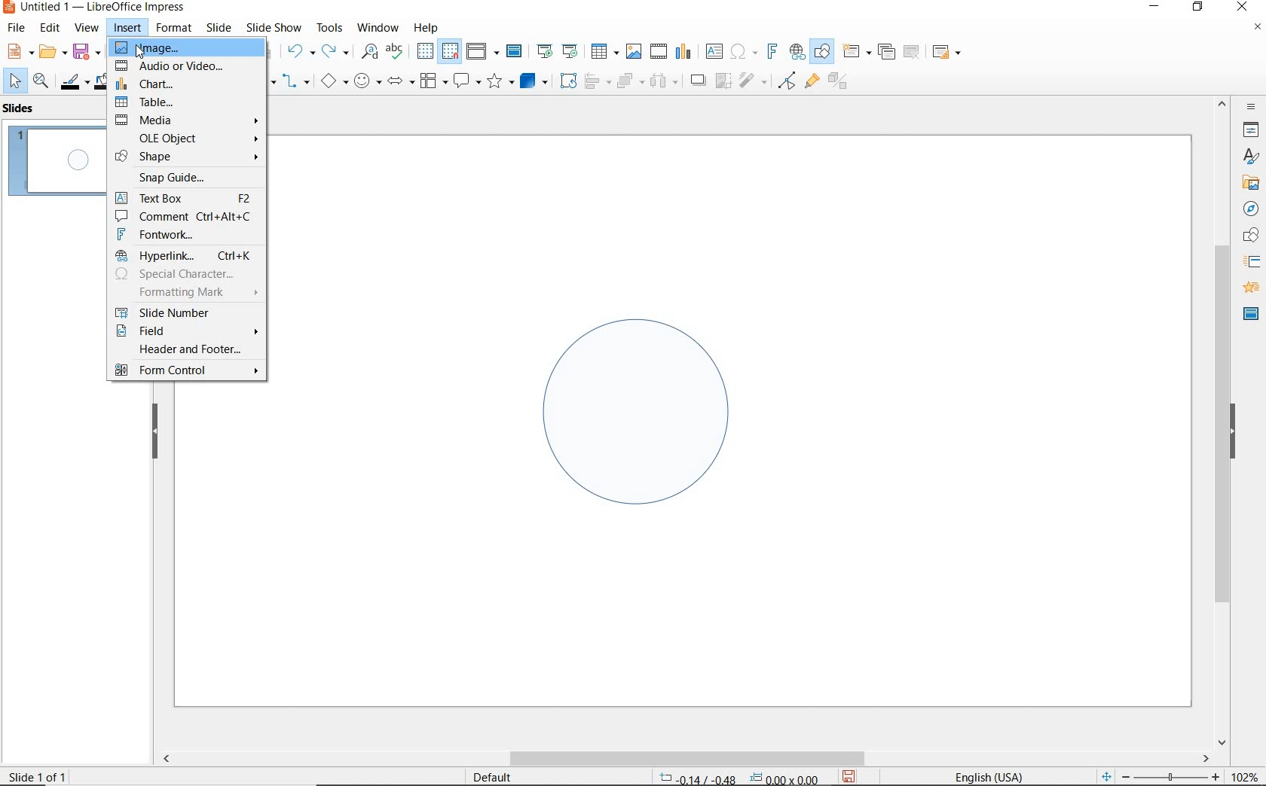 This screenshot has width=1266, height=786. What do you see at coordinates (186, 330) in the screenshot?
I see `FIELD` at bounding box center [186, 330].